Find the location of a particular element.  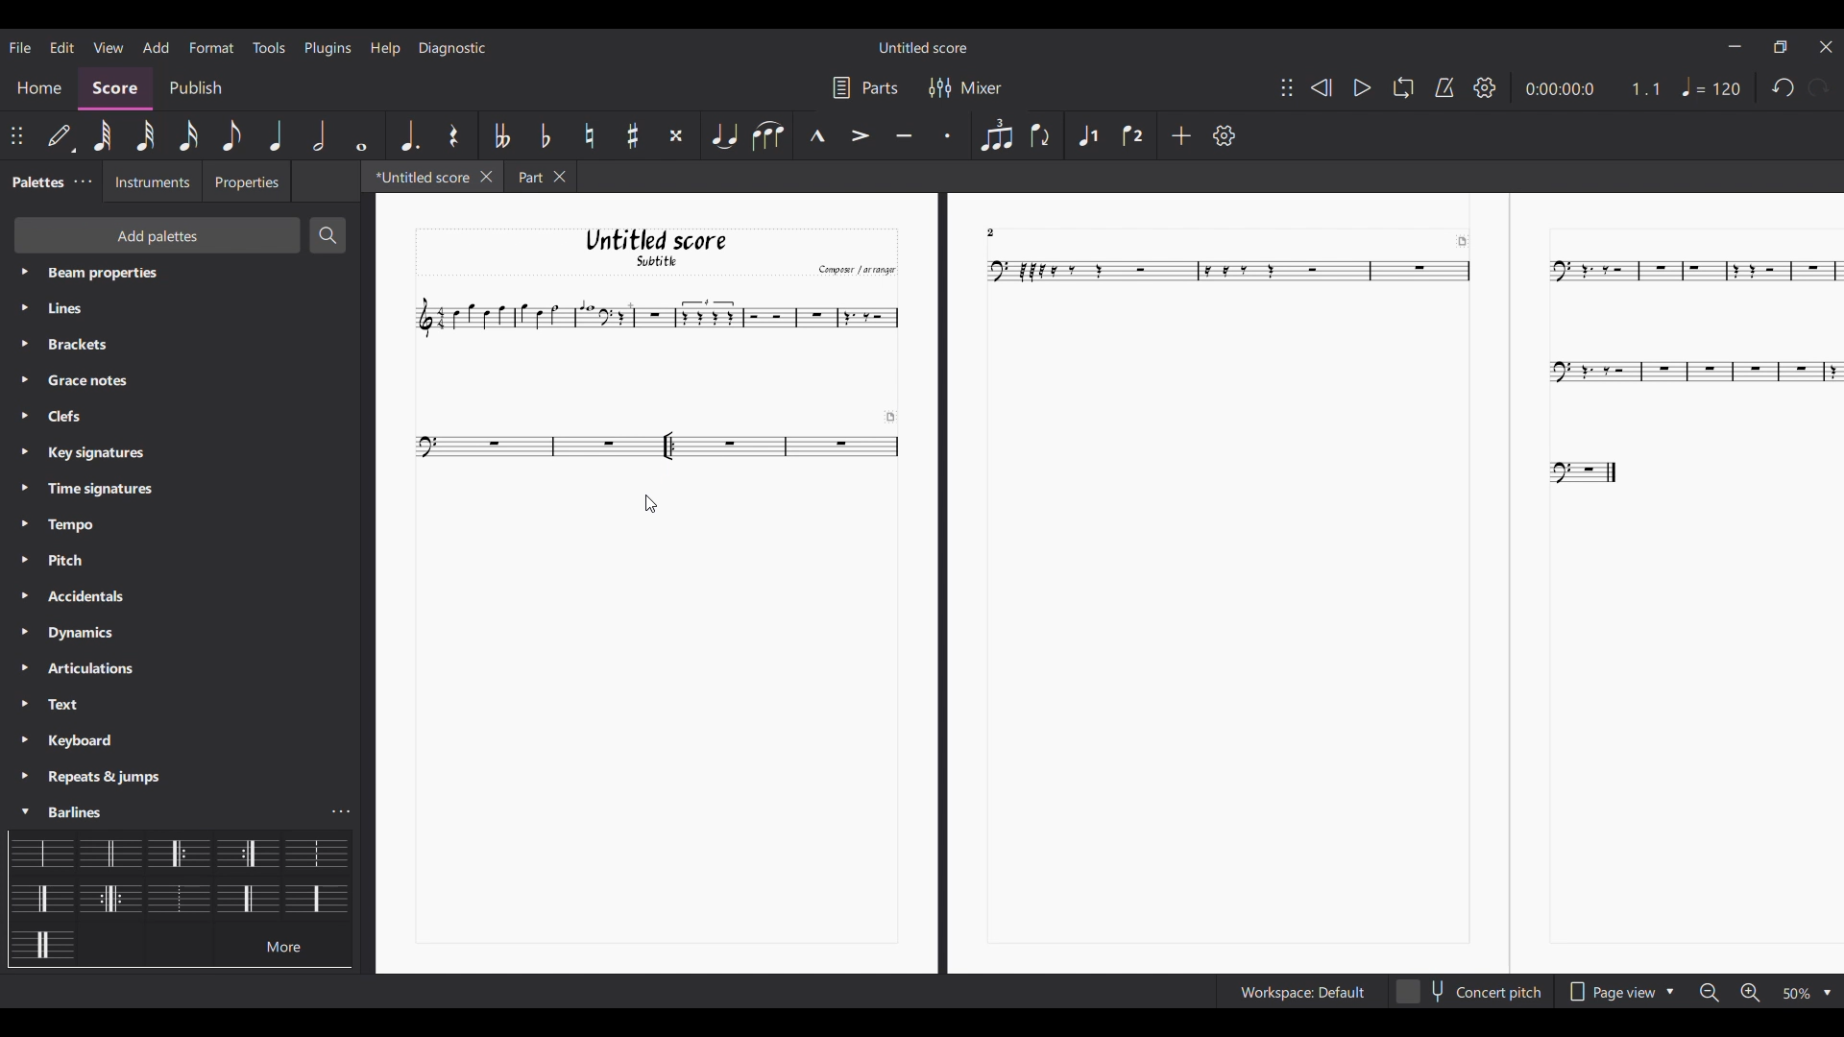

Zoom options is located at coordinates (1808, 993).